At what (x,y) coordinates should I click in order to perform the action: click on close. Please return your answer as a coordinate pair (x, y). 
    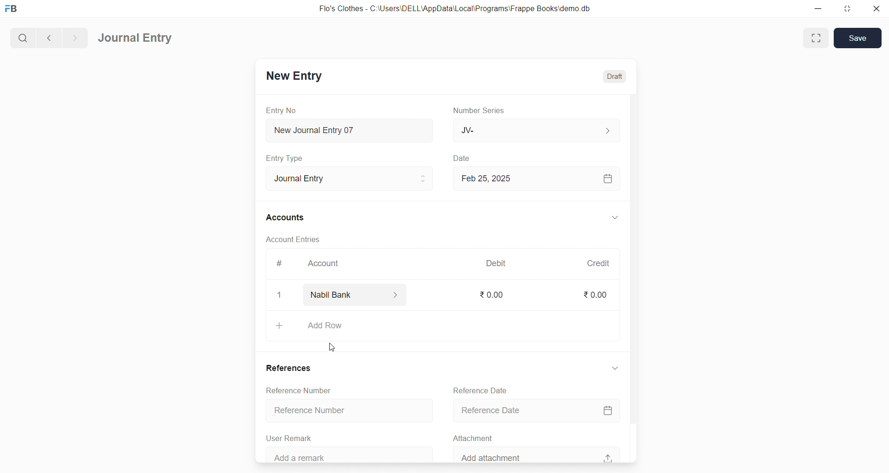
    Looking at the image, I should click on (876, 9).